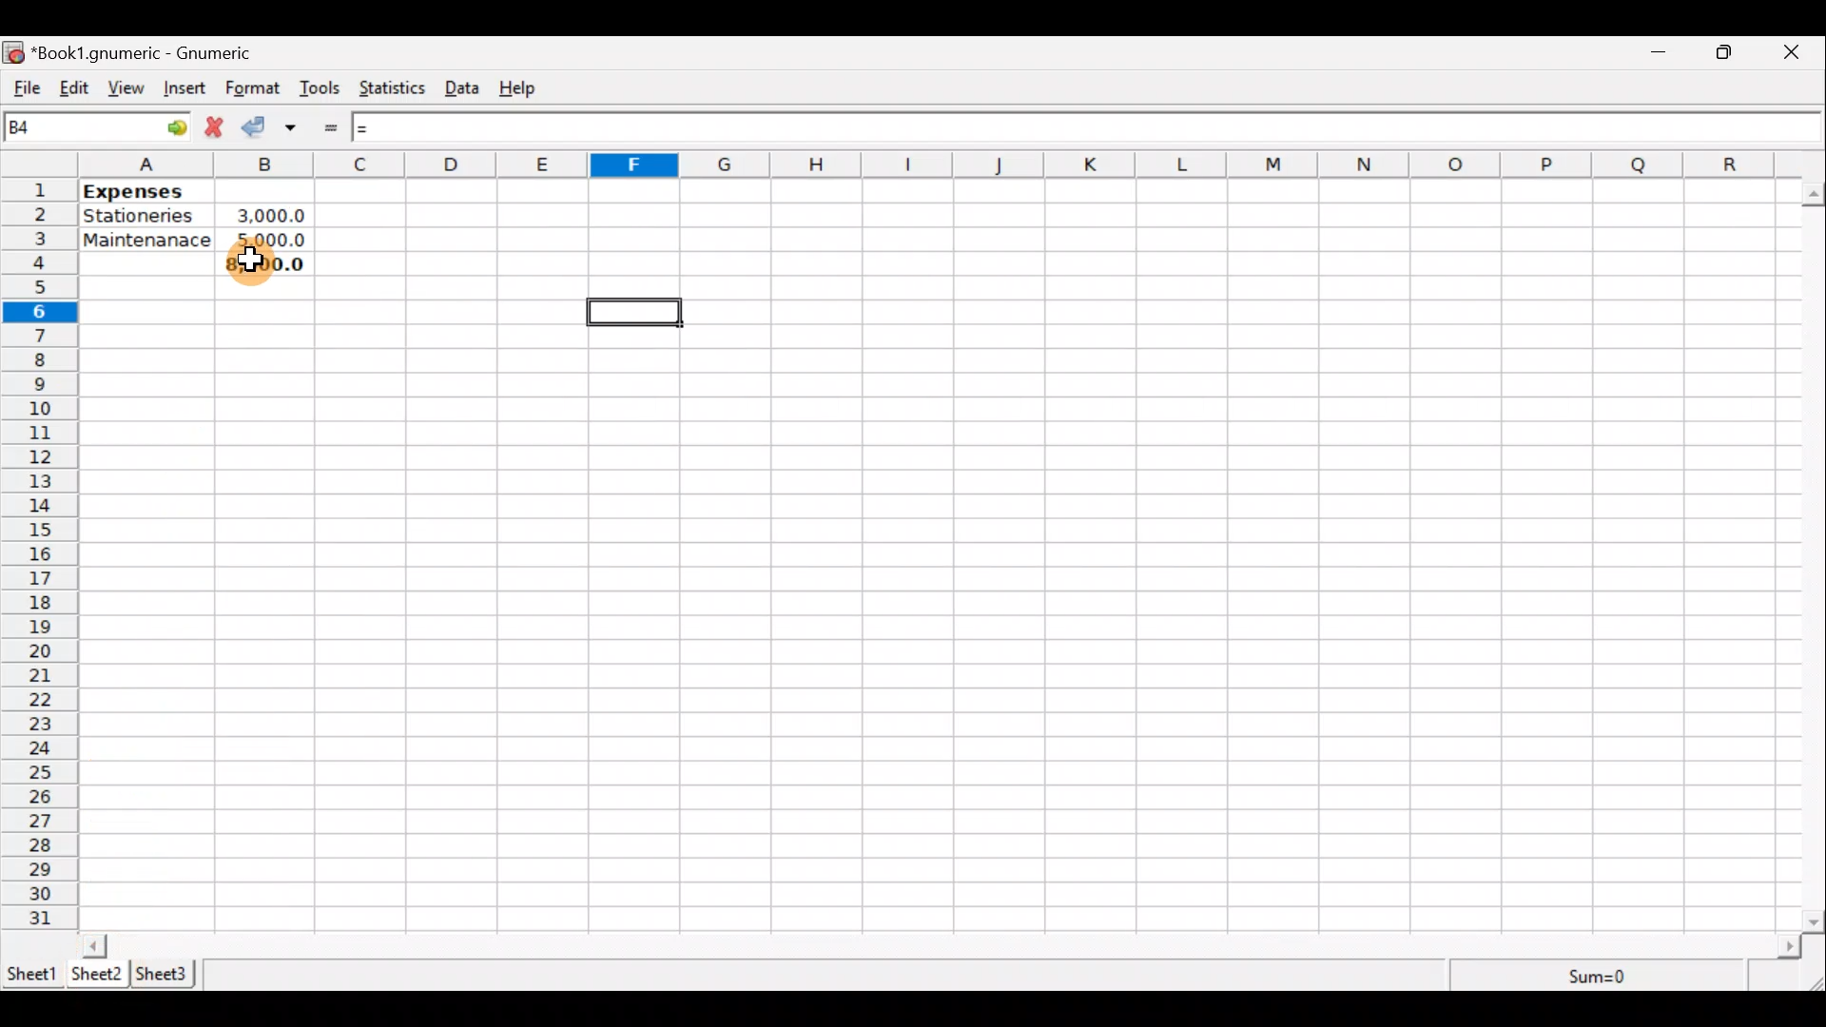 This screenshot has height=1027, width=1826. Describe the element at coordinates (396, 90) in the screenshot. I see `Statistics` at that location.